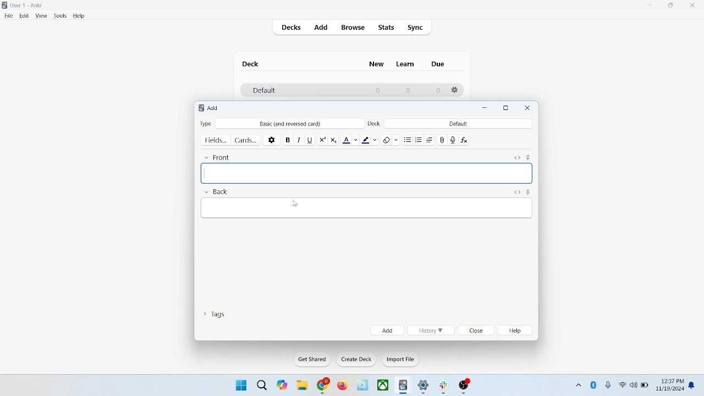 Image resolution: width=704 pixels, height=396 pixels. Describe the element at coordinates (8, 16) in the screenshot. I see `file` at that location.